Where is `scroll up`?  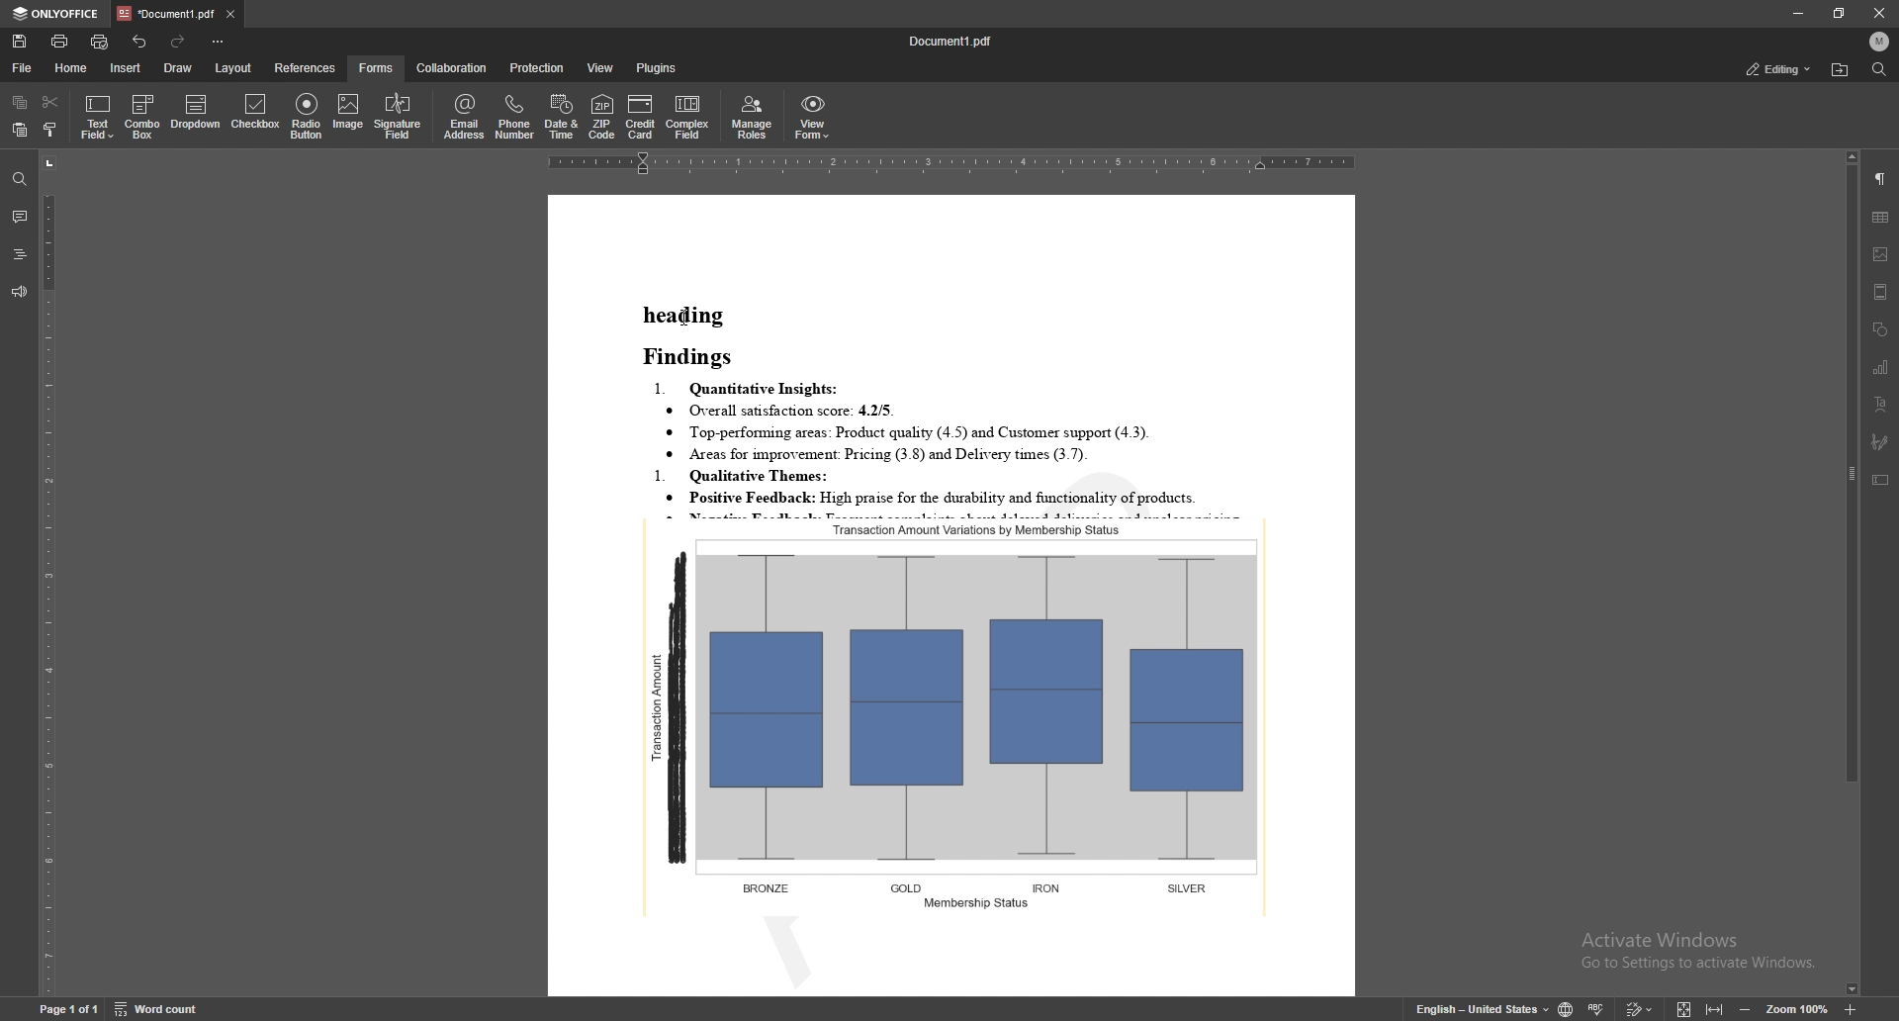
scroll up is located at coordinates (1851, 157).